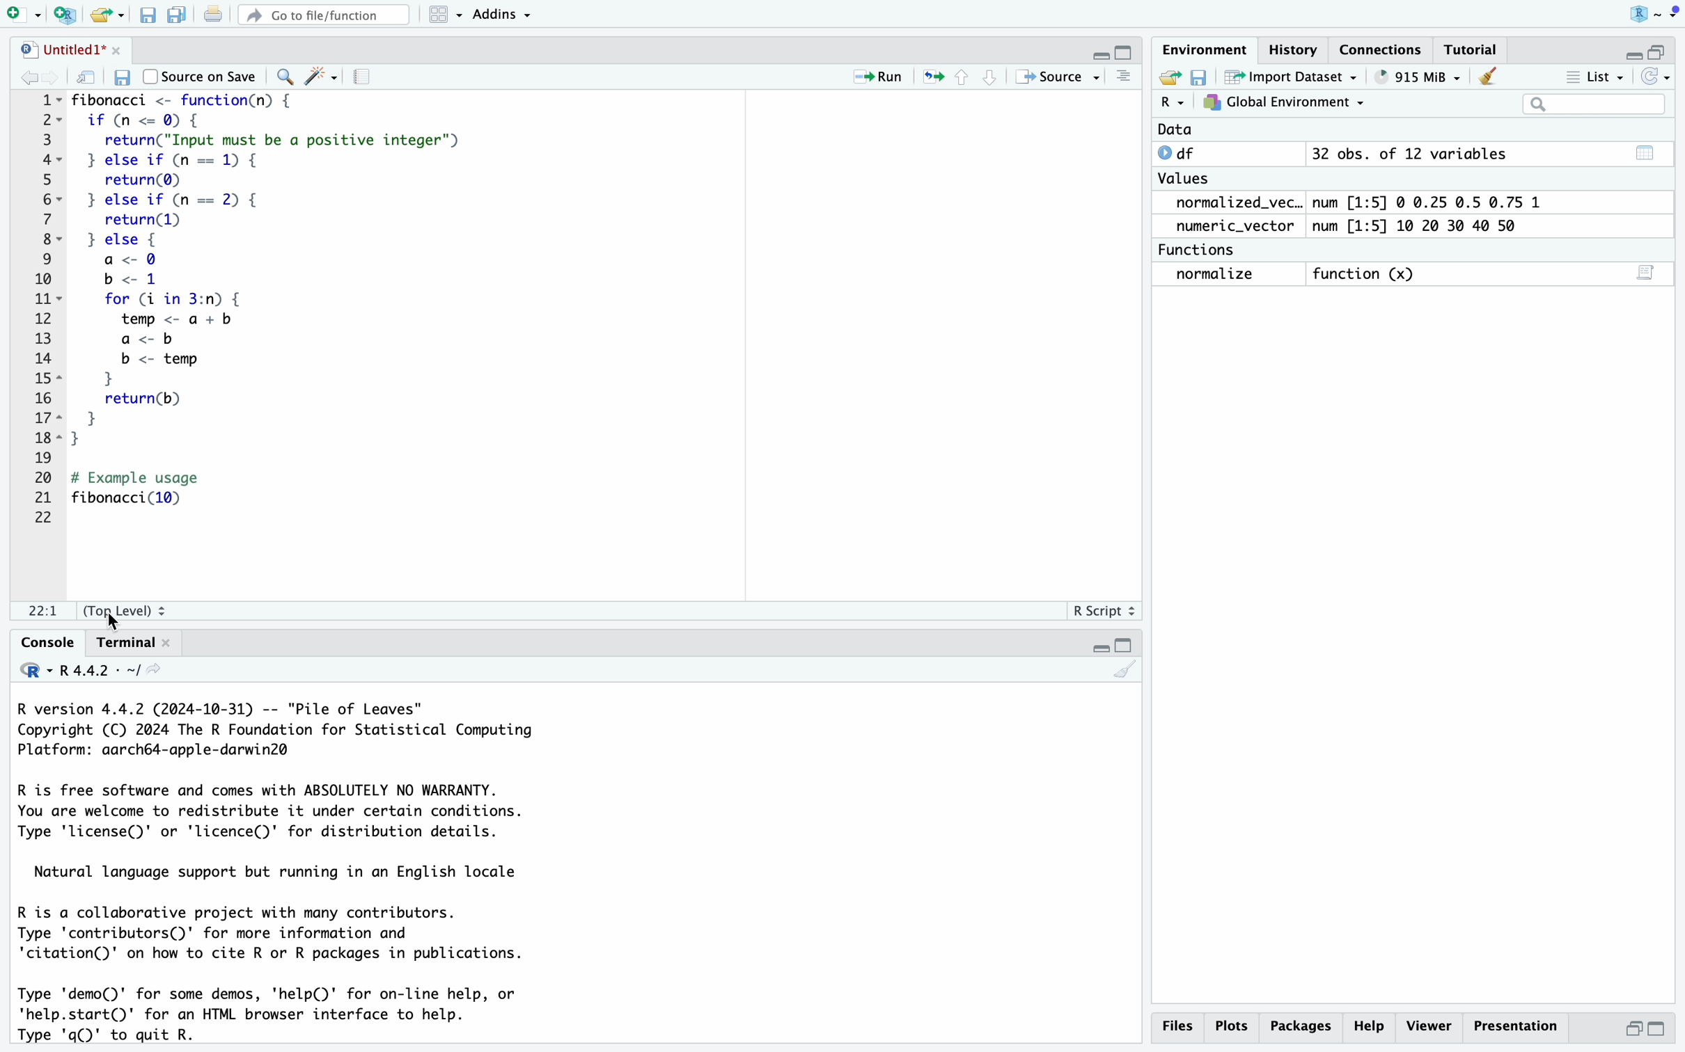 The image size is (1685, 1052). What do you see at coordinates (39, 310) in the screenshot?
I see `serial numbers` at bounding box center [39, 310].